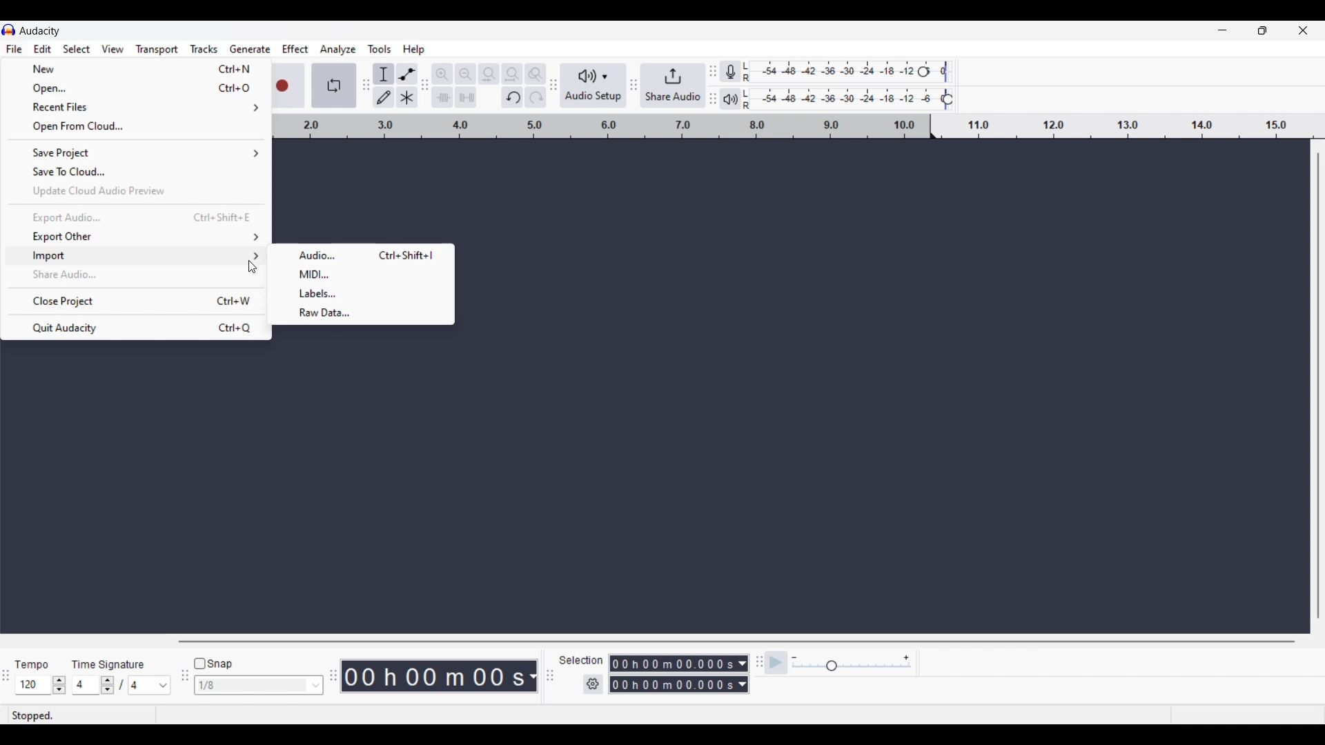 This screenshot has width=1325, height=745. Describe the element at coordinates (135, 69) in the screenshot. I see `New      Ctrl+N` at that location.